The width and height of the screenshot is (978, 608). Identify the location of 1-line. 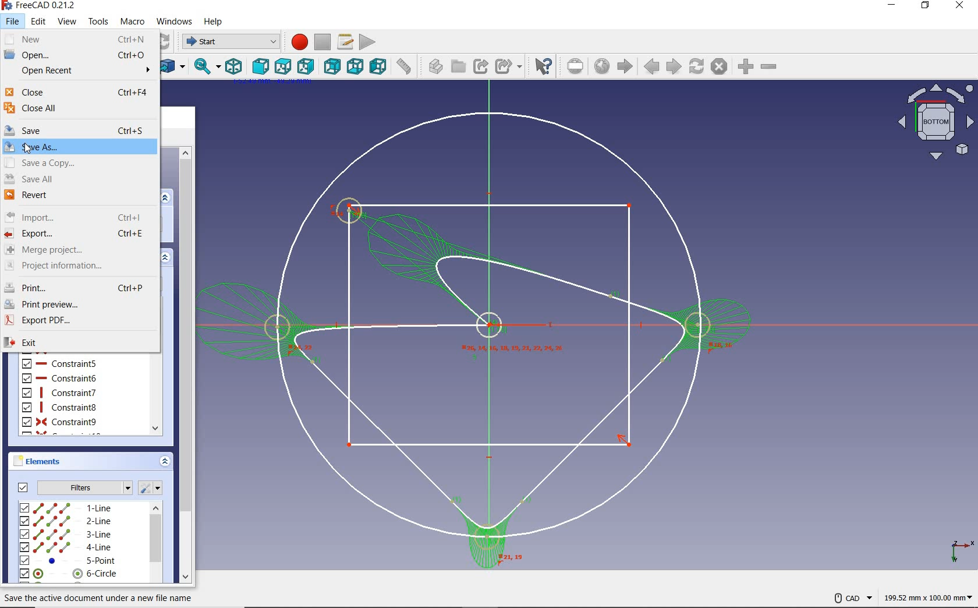
(66, 507).